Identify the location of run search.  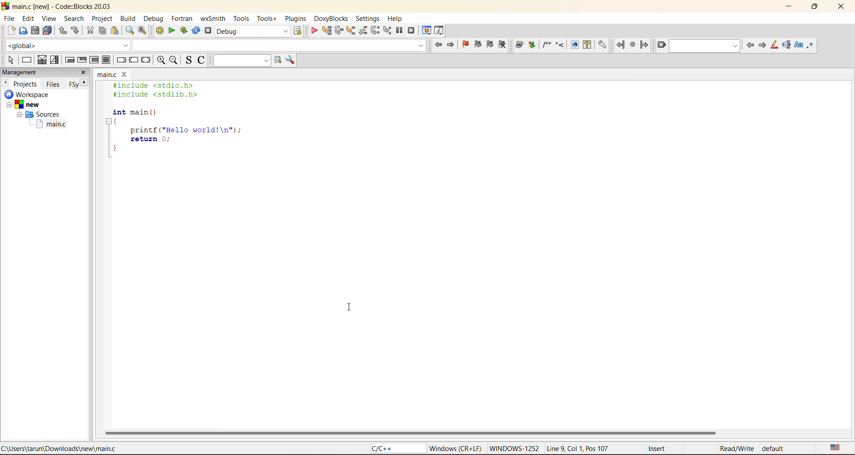
(279, 60).